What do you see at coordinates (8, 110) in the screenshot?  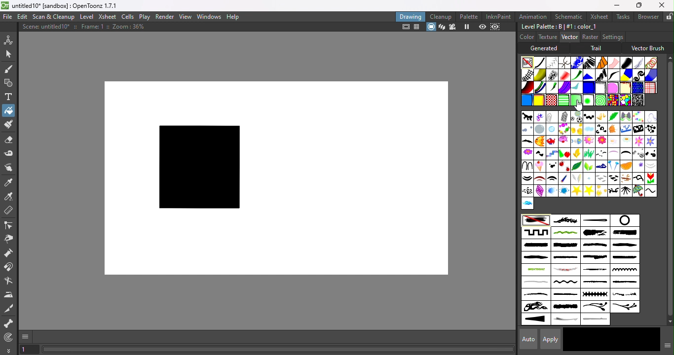 I see `Fill tool` at bounding box center [8, 110].